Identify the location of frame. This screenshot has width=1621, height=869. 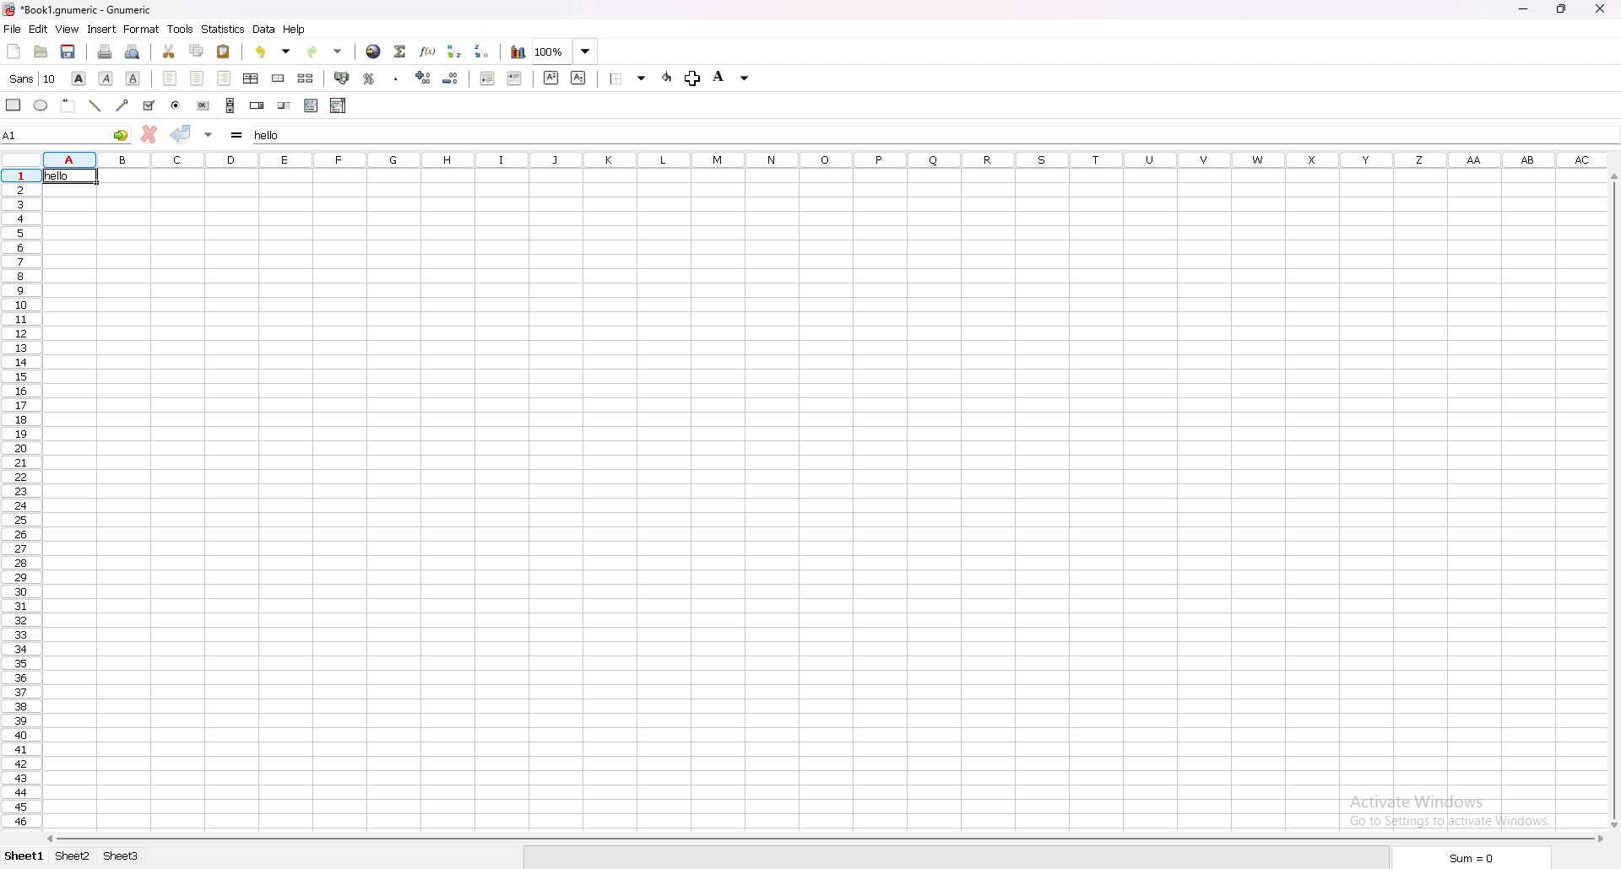
(68, 105).